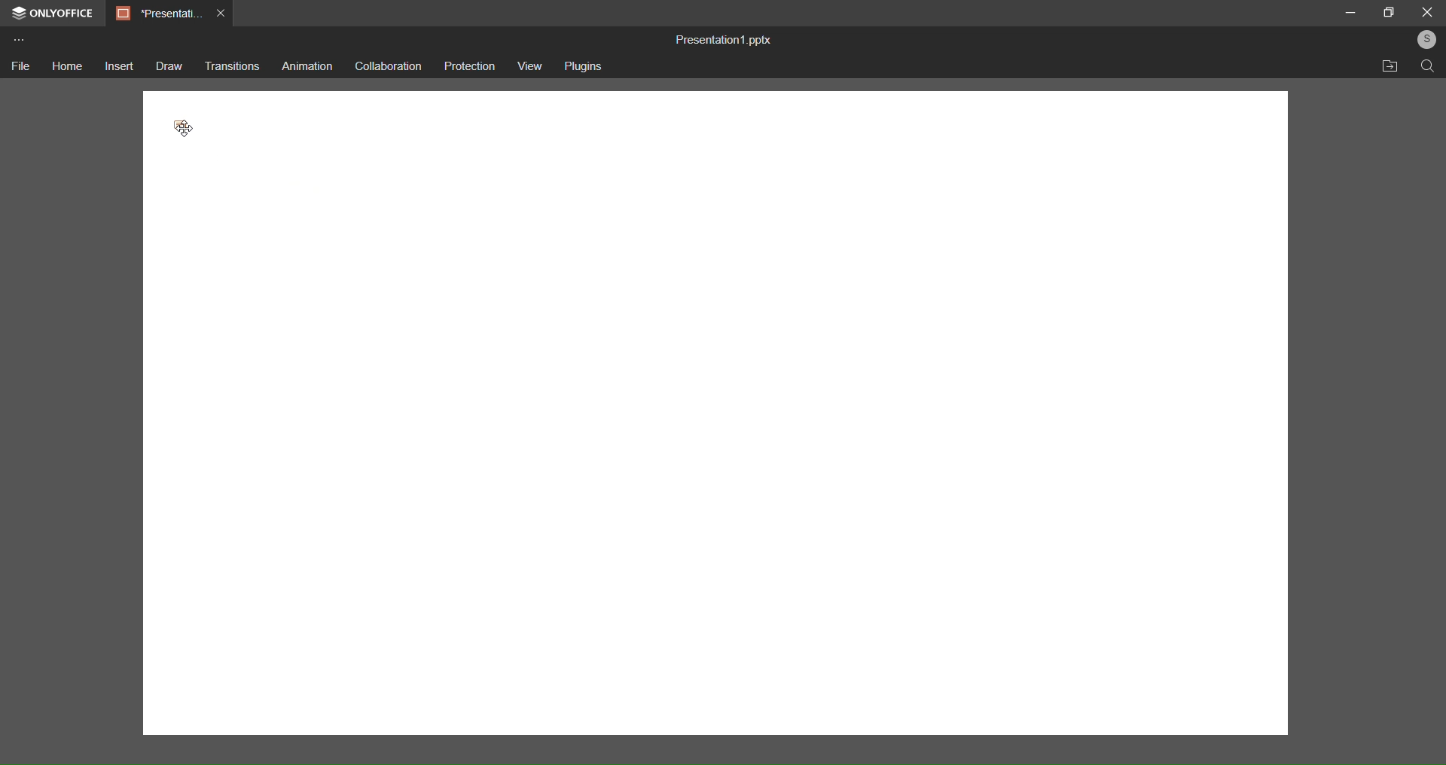  Describe the element at coordinates (51, 13) in the screenshot. I see `onlyoffice` at that location.